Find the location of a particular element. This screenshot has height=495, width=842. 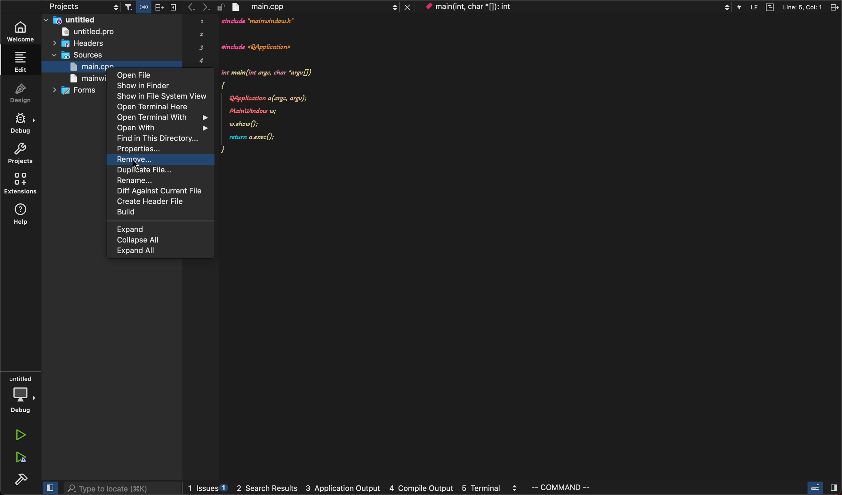

Curser is located at coordinates (139, 163).